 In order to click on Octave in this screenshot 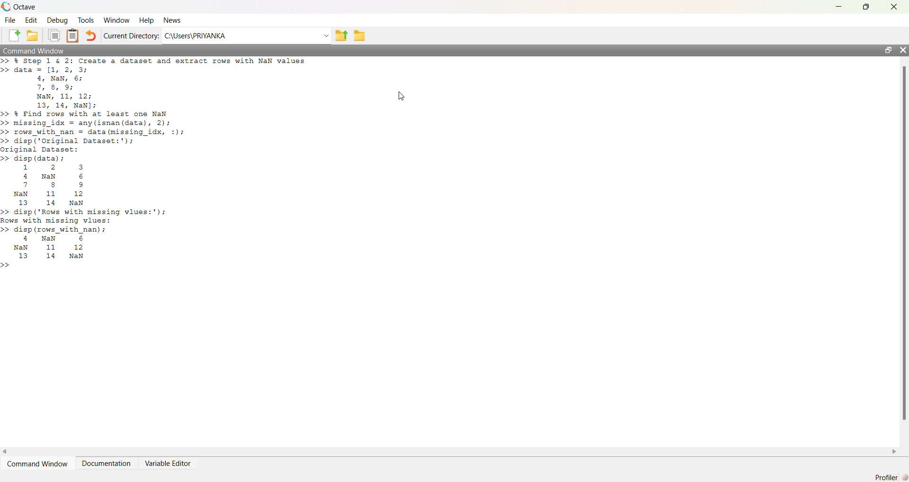, I will do `click(25, 7)`.